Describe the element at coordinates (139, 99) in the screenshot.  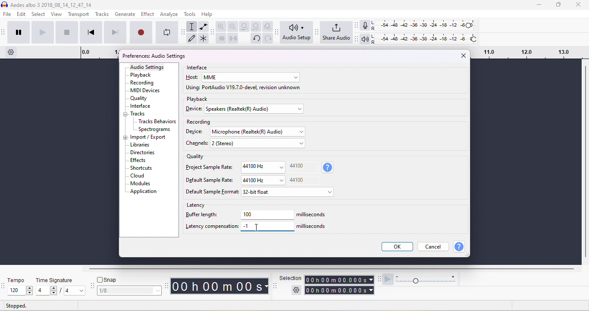
I see `quality` at that location.